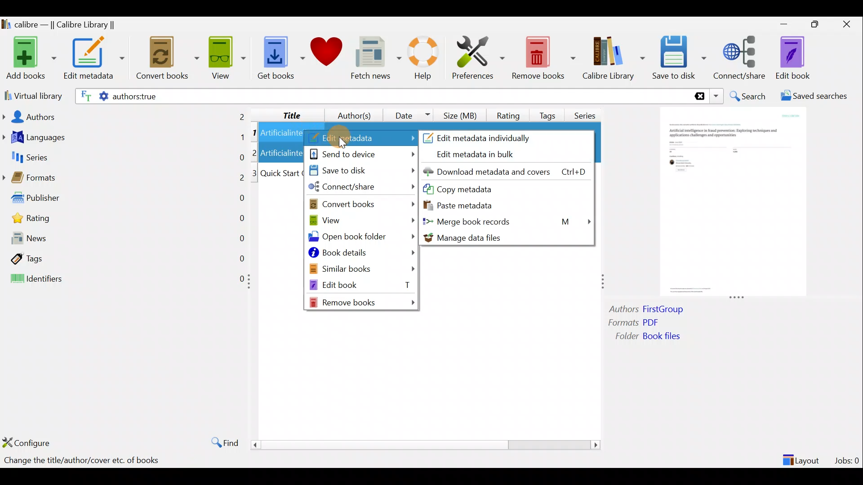 The width and height of the screenshot is (863, 485). Describe the element at coordinates (168, 58) in the screenshot. I see `Convert books` at that location.